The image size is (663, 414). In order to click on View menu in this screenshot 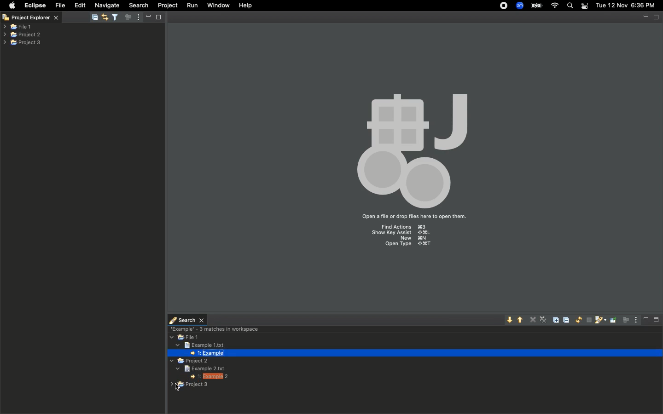, I will do `click(634, 320)`.